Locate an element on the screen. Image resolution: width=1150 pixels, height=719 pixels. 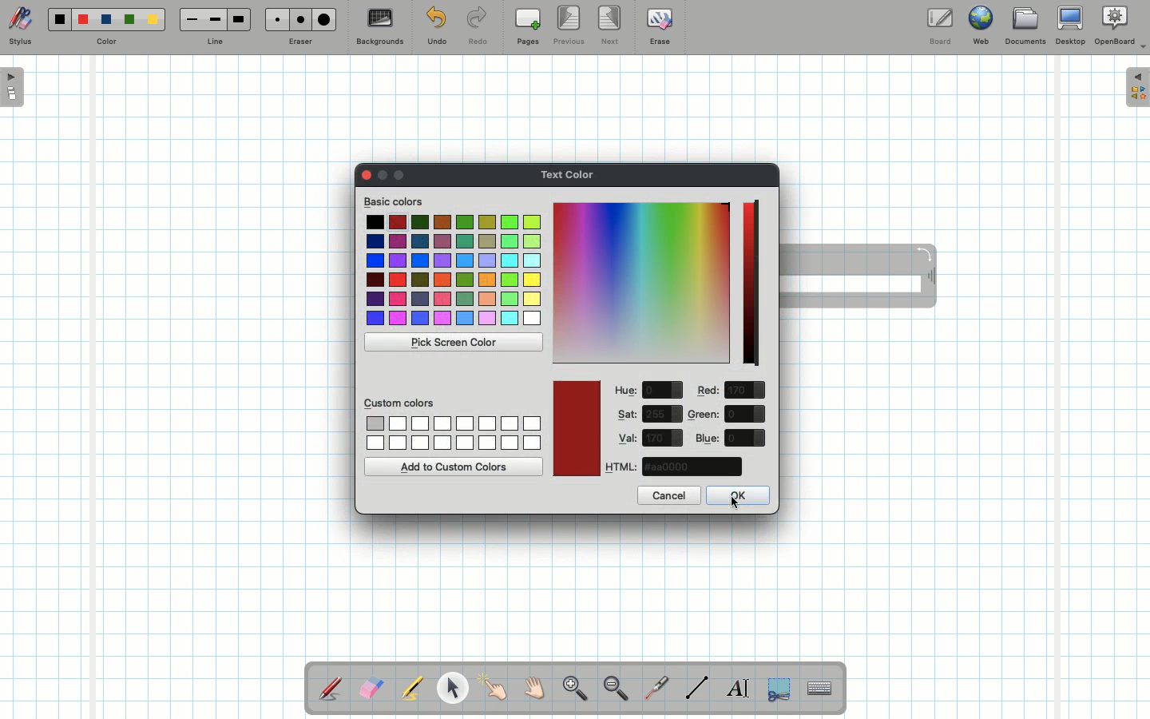
Stylus is located at coordinates (20, 26).